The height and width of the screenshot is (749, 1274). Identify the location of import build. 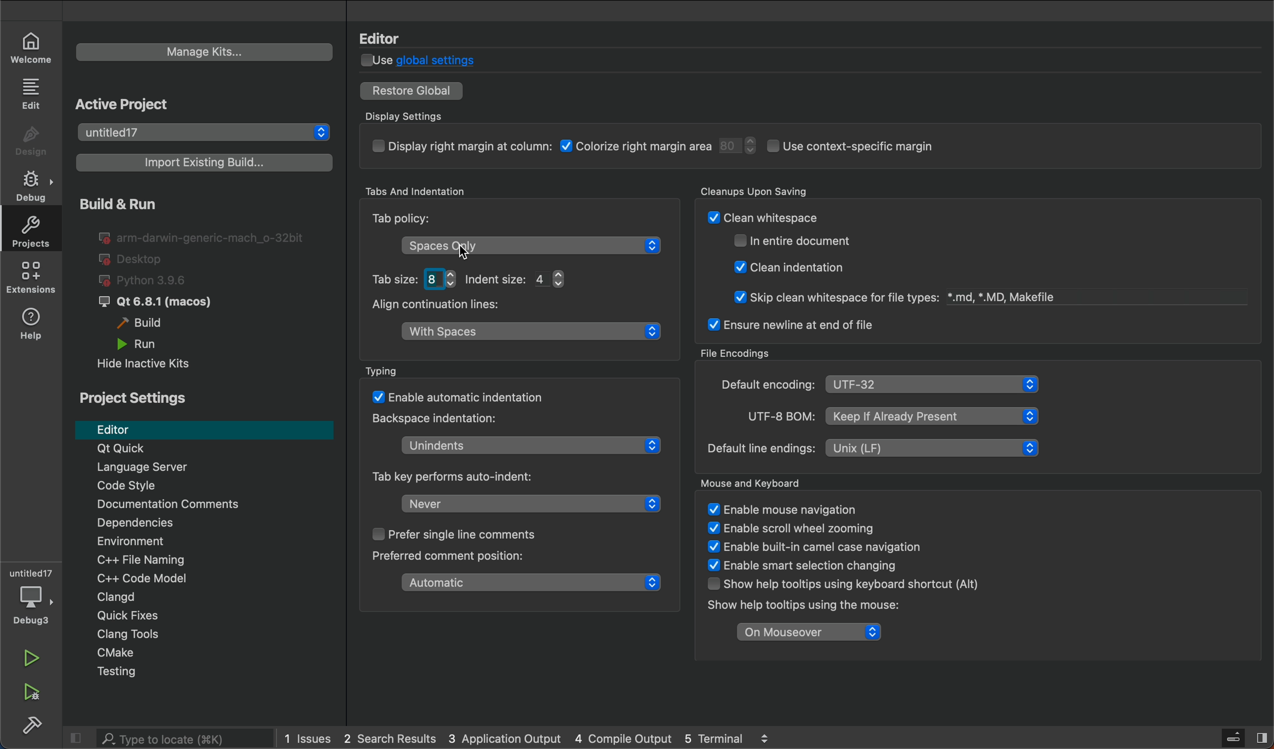
(205, 162).